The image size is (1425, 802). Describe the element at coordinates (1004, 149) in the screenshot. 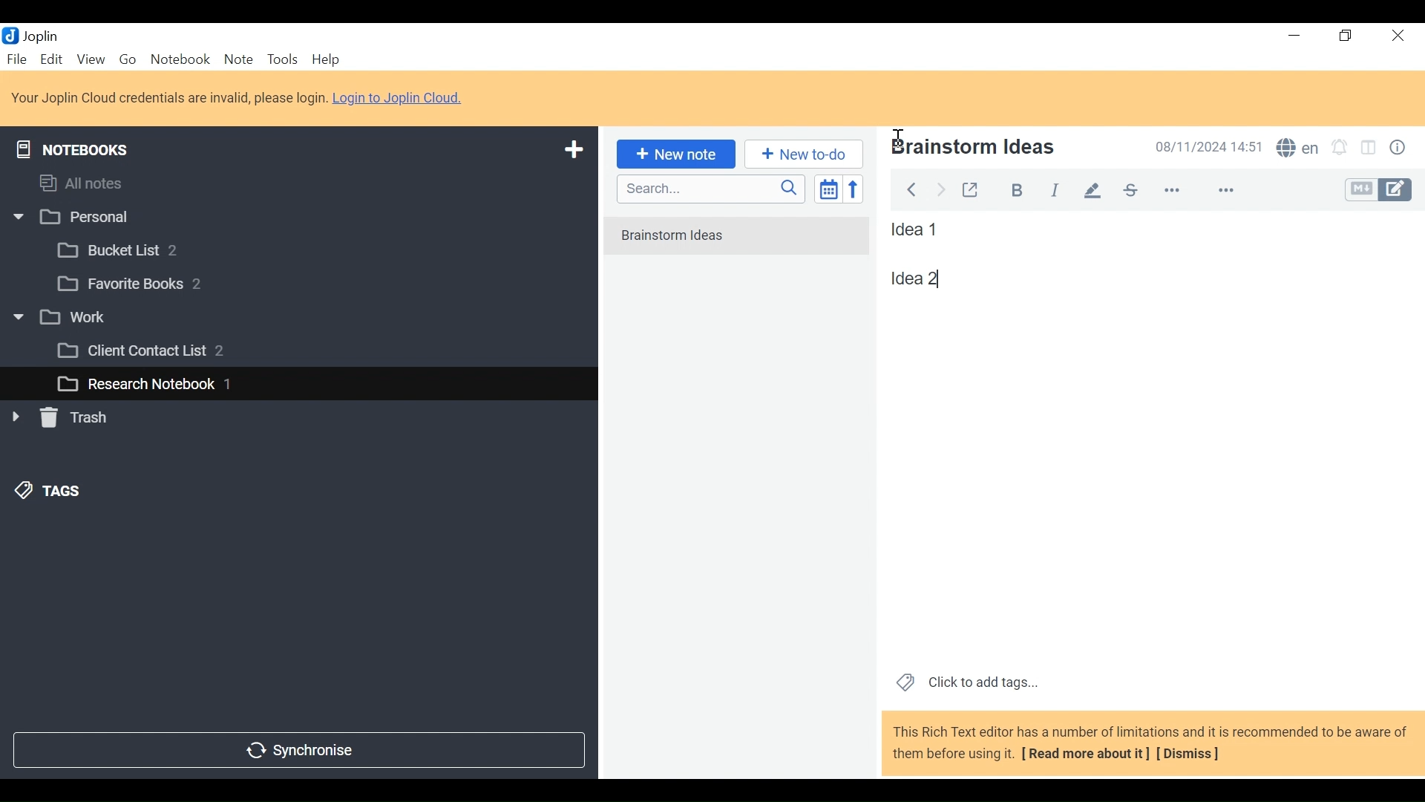

I see `Note Name` at that location.